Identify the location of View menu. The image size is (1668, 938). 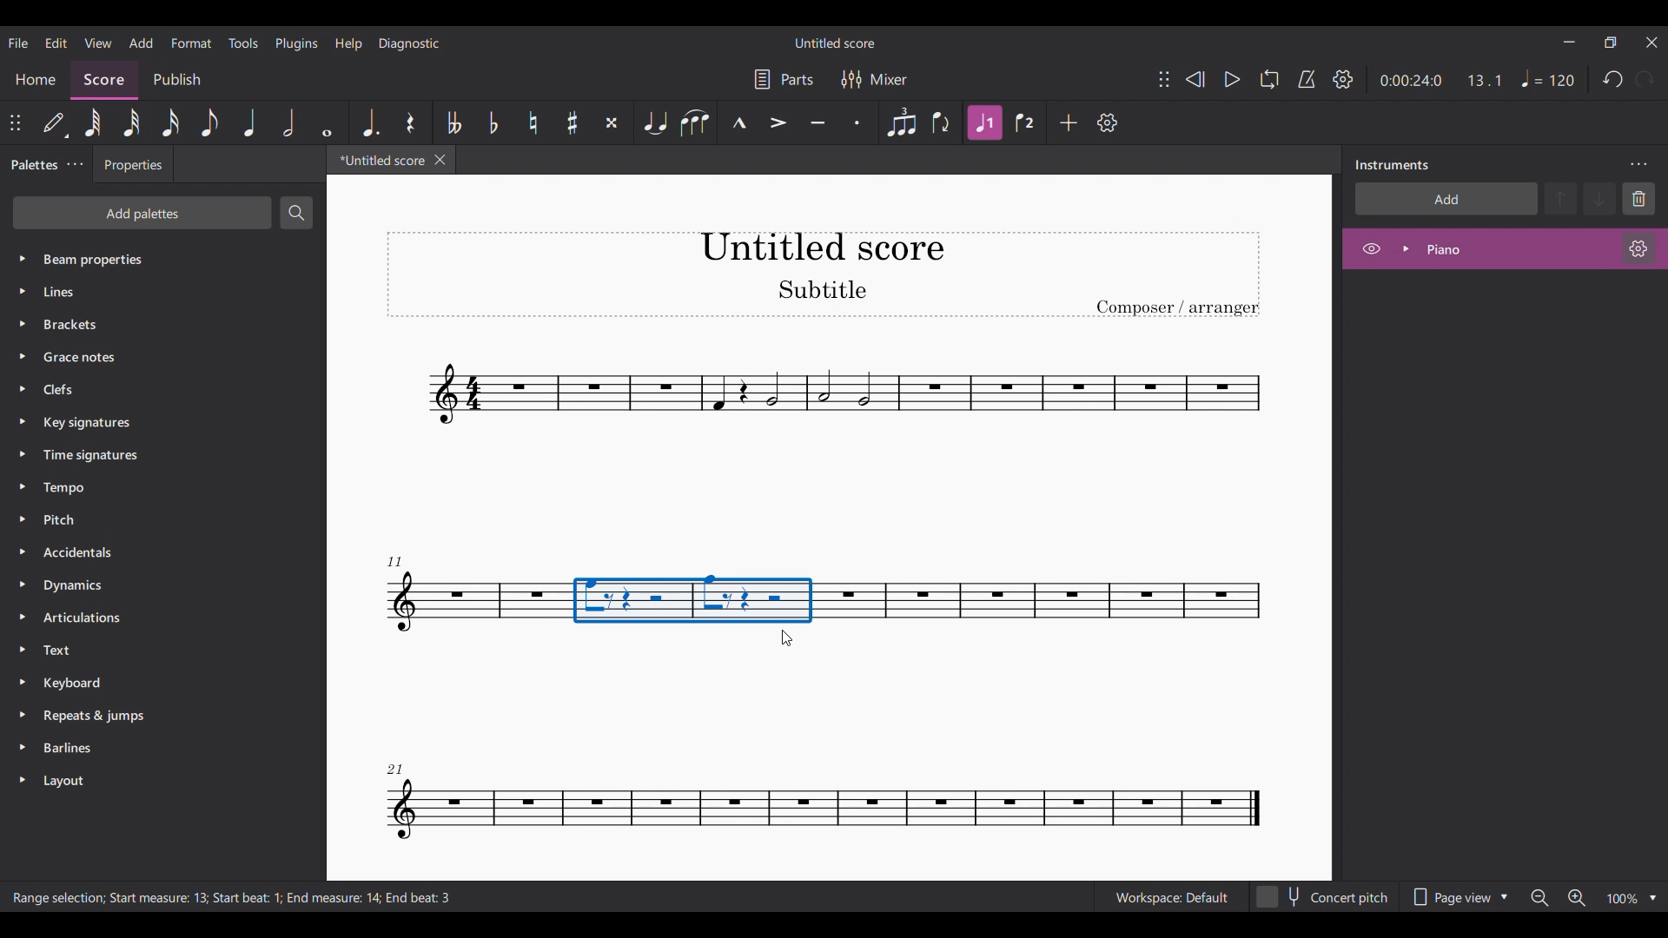
(97, 43).